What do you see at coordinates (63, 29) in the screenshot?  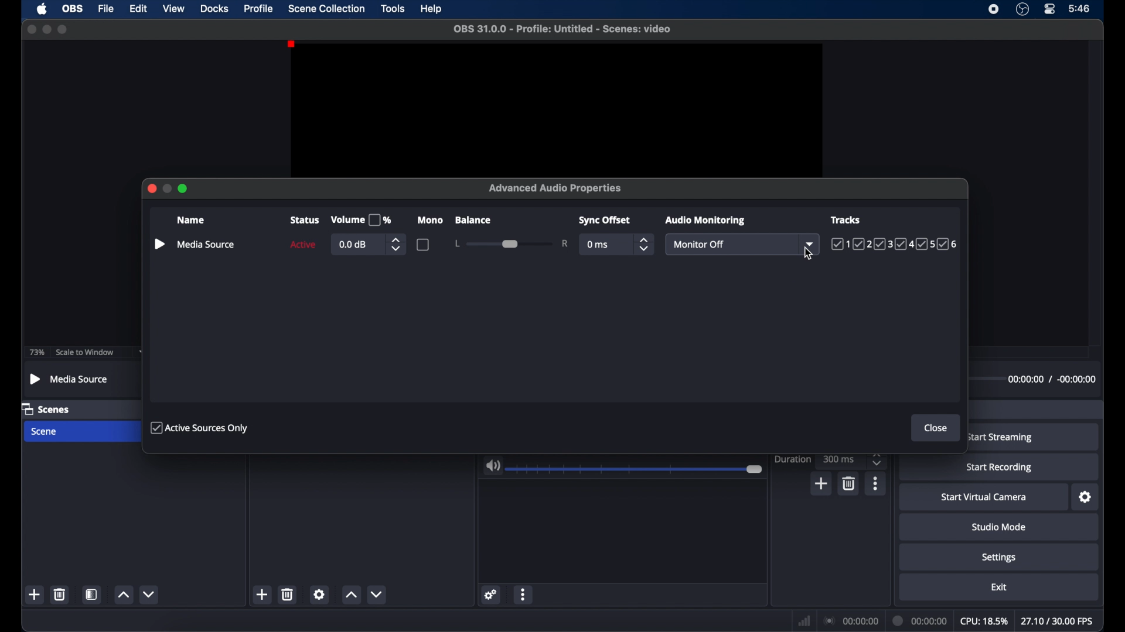 I see `maximize` at bounding box center [63, 29].